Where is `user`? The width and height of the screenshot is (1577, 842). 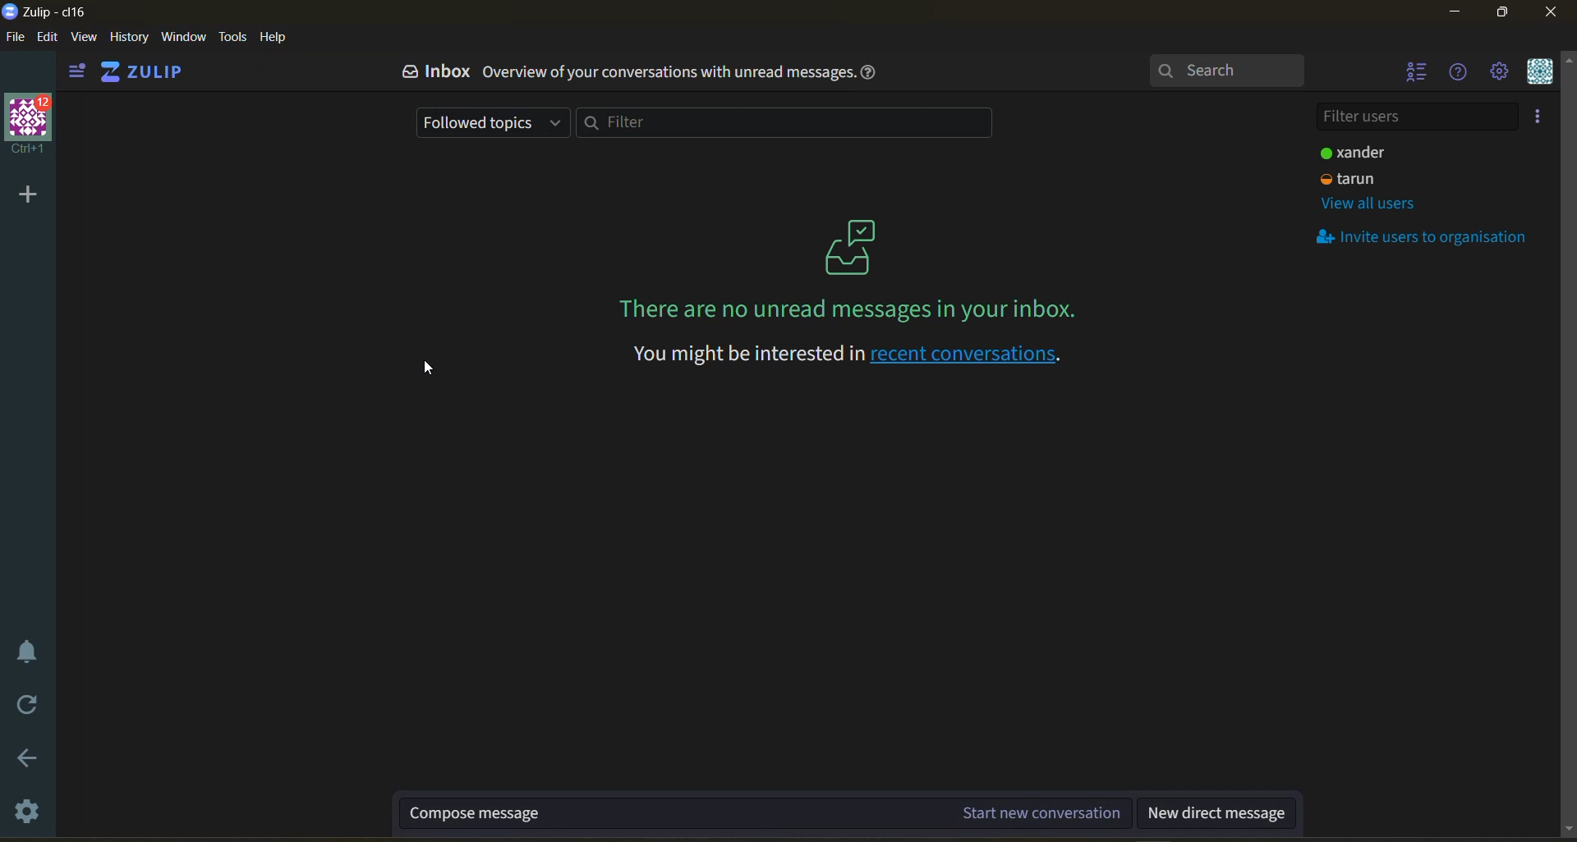
user is located at coordinates (1365, 155).